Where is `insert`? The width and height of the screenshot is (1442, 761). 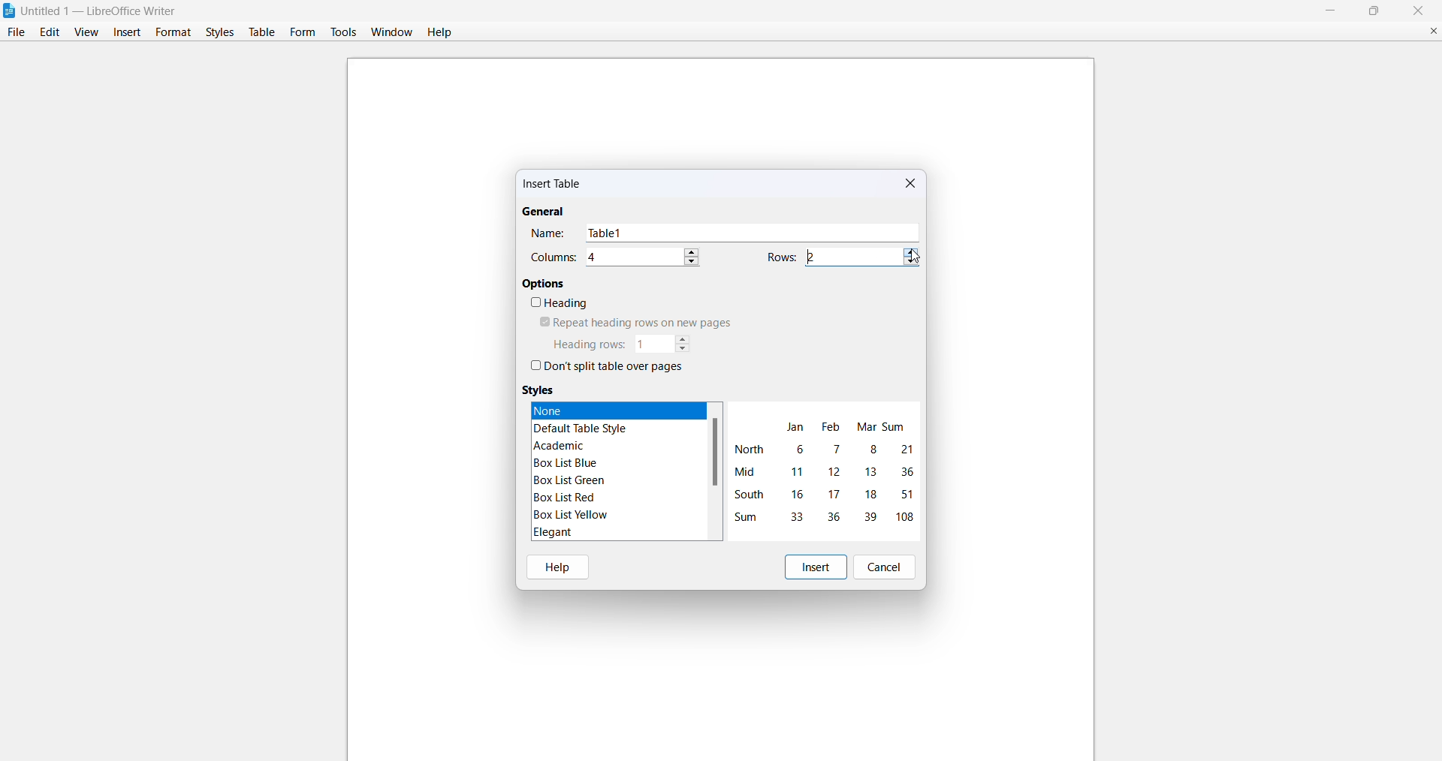 insert is located at coordinates (128, 32).